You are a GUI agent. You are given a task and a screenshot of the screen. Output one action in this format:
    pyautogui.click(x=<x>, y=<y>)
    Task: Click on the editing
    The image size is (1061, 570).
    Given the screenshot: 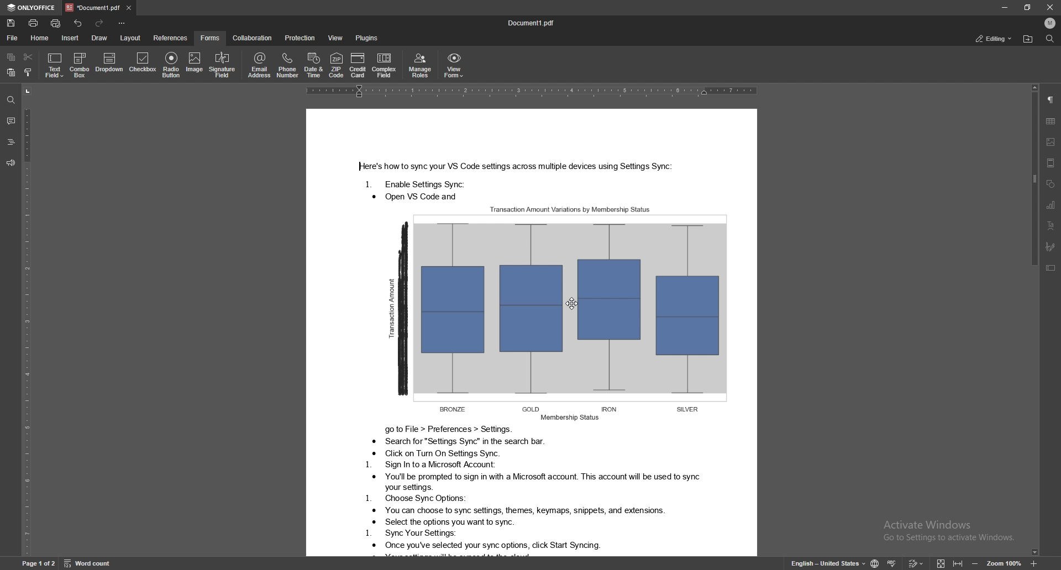 What is the action you would take?
    pyautogui.click(x=995, y=39)
    